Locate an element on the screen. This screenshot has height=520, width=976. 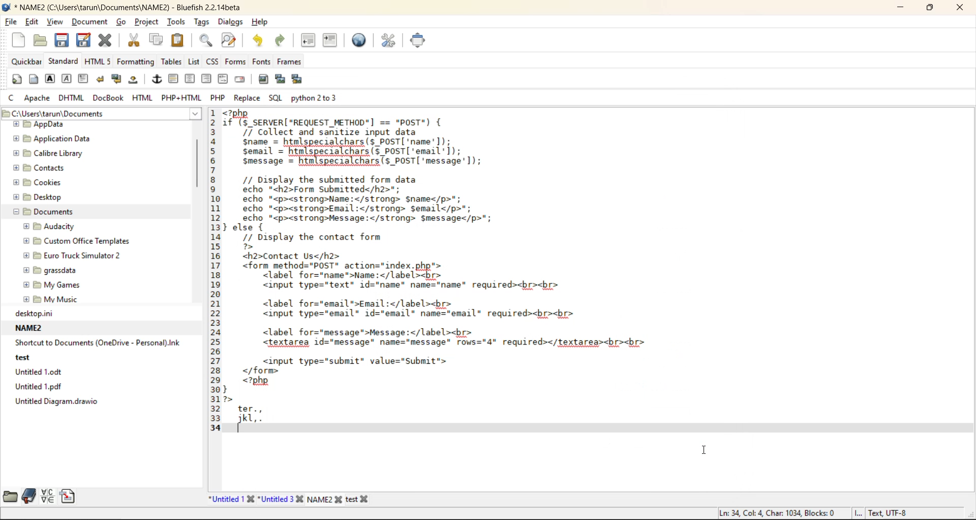
insertion cursor is located at coordinates (706, 450).